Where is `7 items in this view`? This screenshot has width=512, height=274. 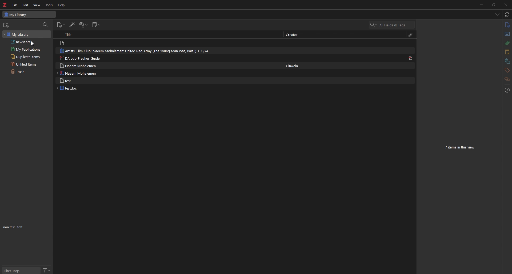
7 items in this view is located at coordinates (460, 147).